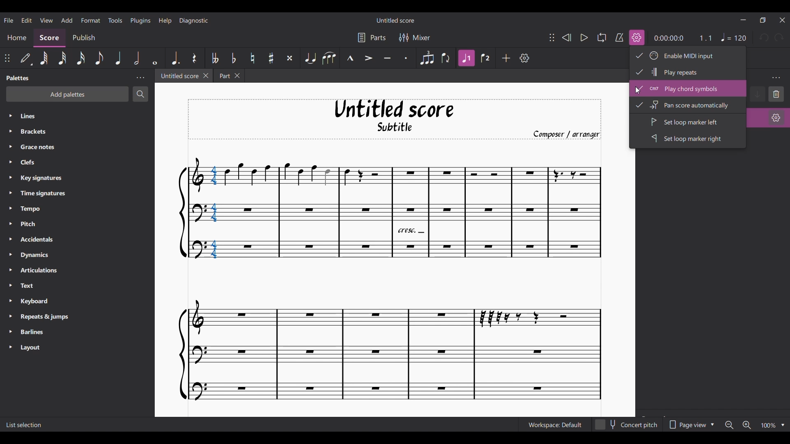 The height and width of the screenshot is (444, 790). Describe the element at coordinates (555, 425) in the screenshot. I see `Current workspace setting` at that location.